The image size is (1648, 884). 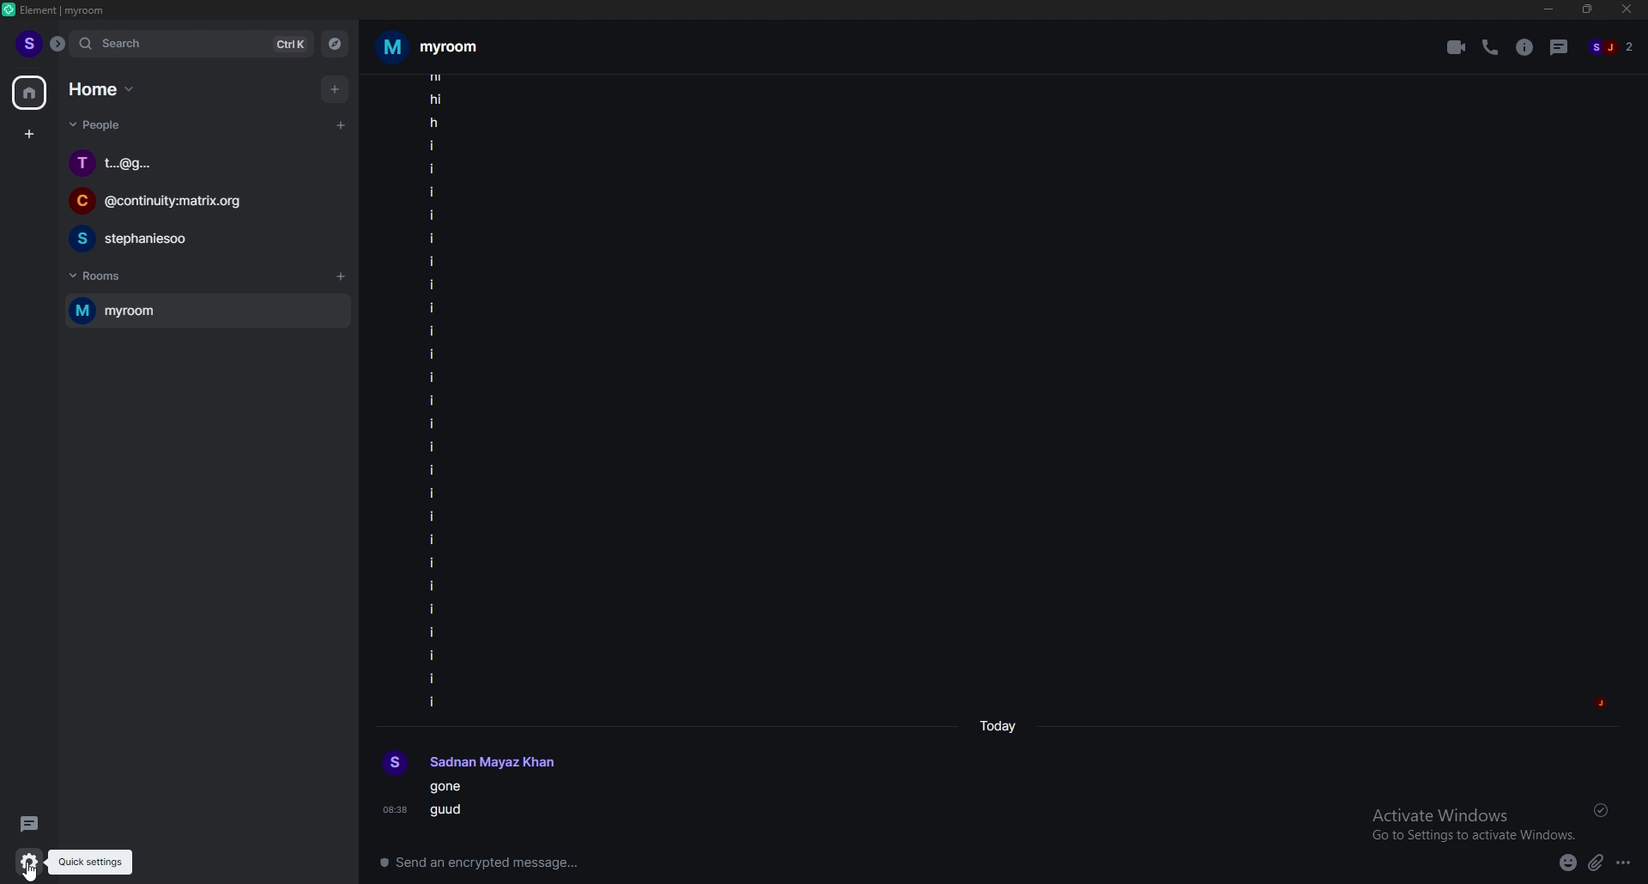 I want to click on chat, so click(x=203, y=238).